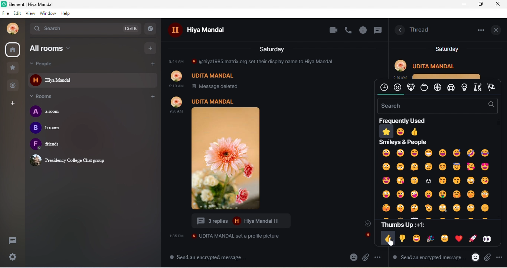  Describe the element at coordinates (366, 257) in the screenshot. I see `attachment` at that location.